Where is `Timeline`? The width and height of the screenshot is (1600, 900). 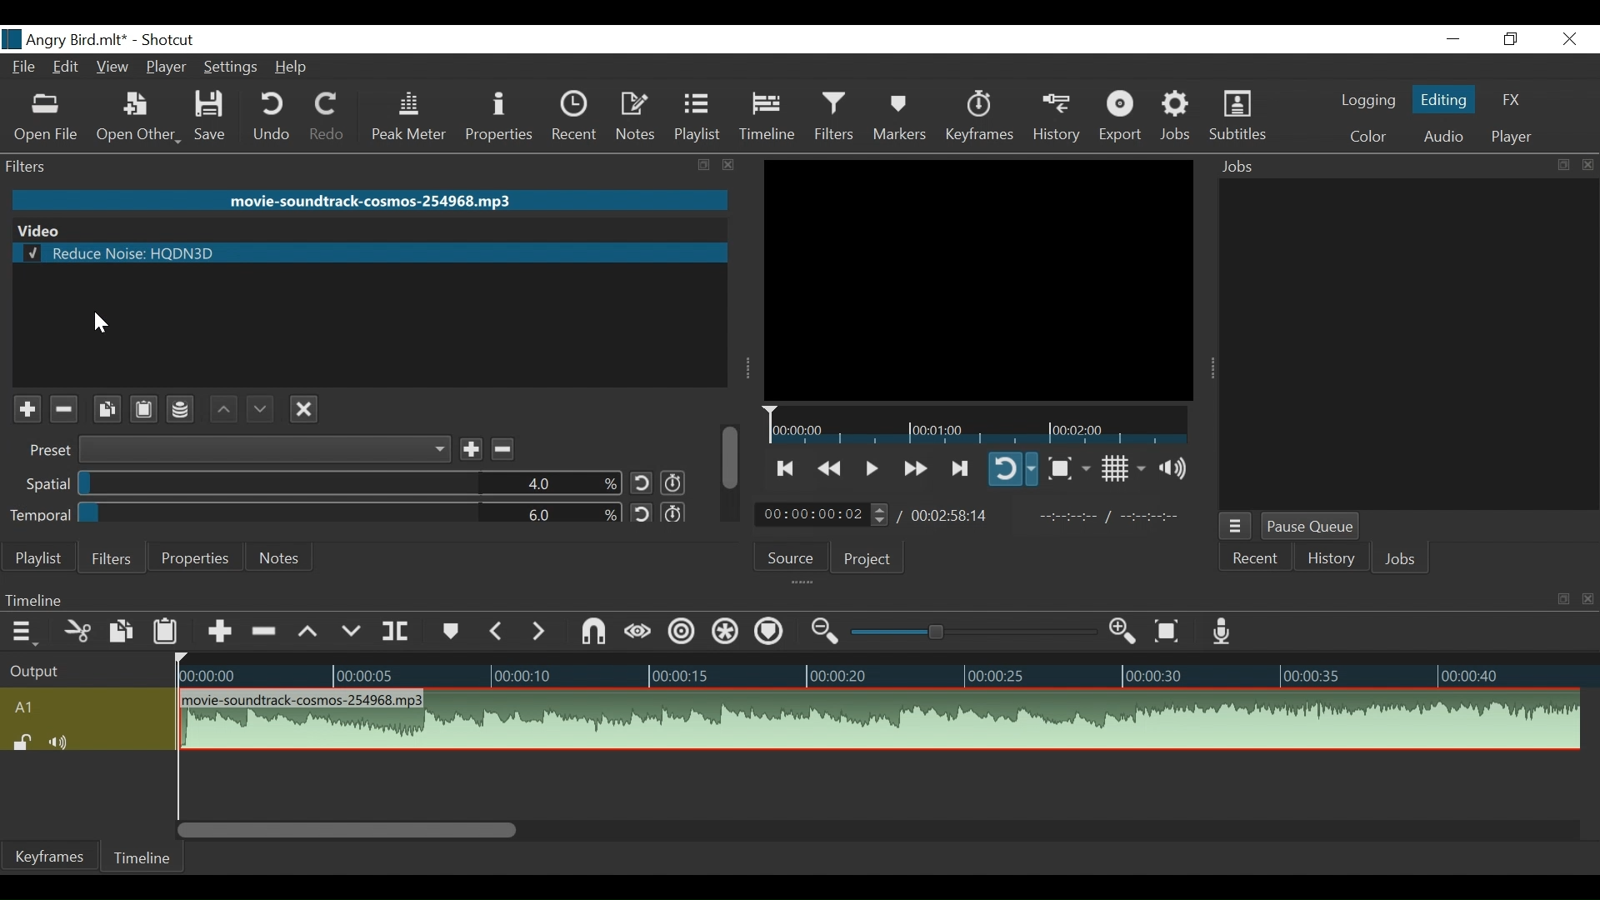
Timeline is located at coordinates (976, 425).